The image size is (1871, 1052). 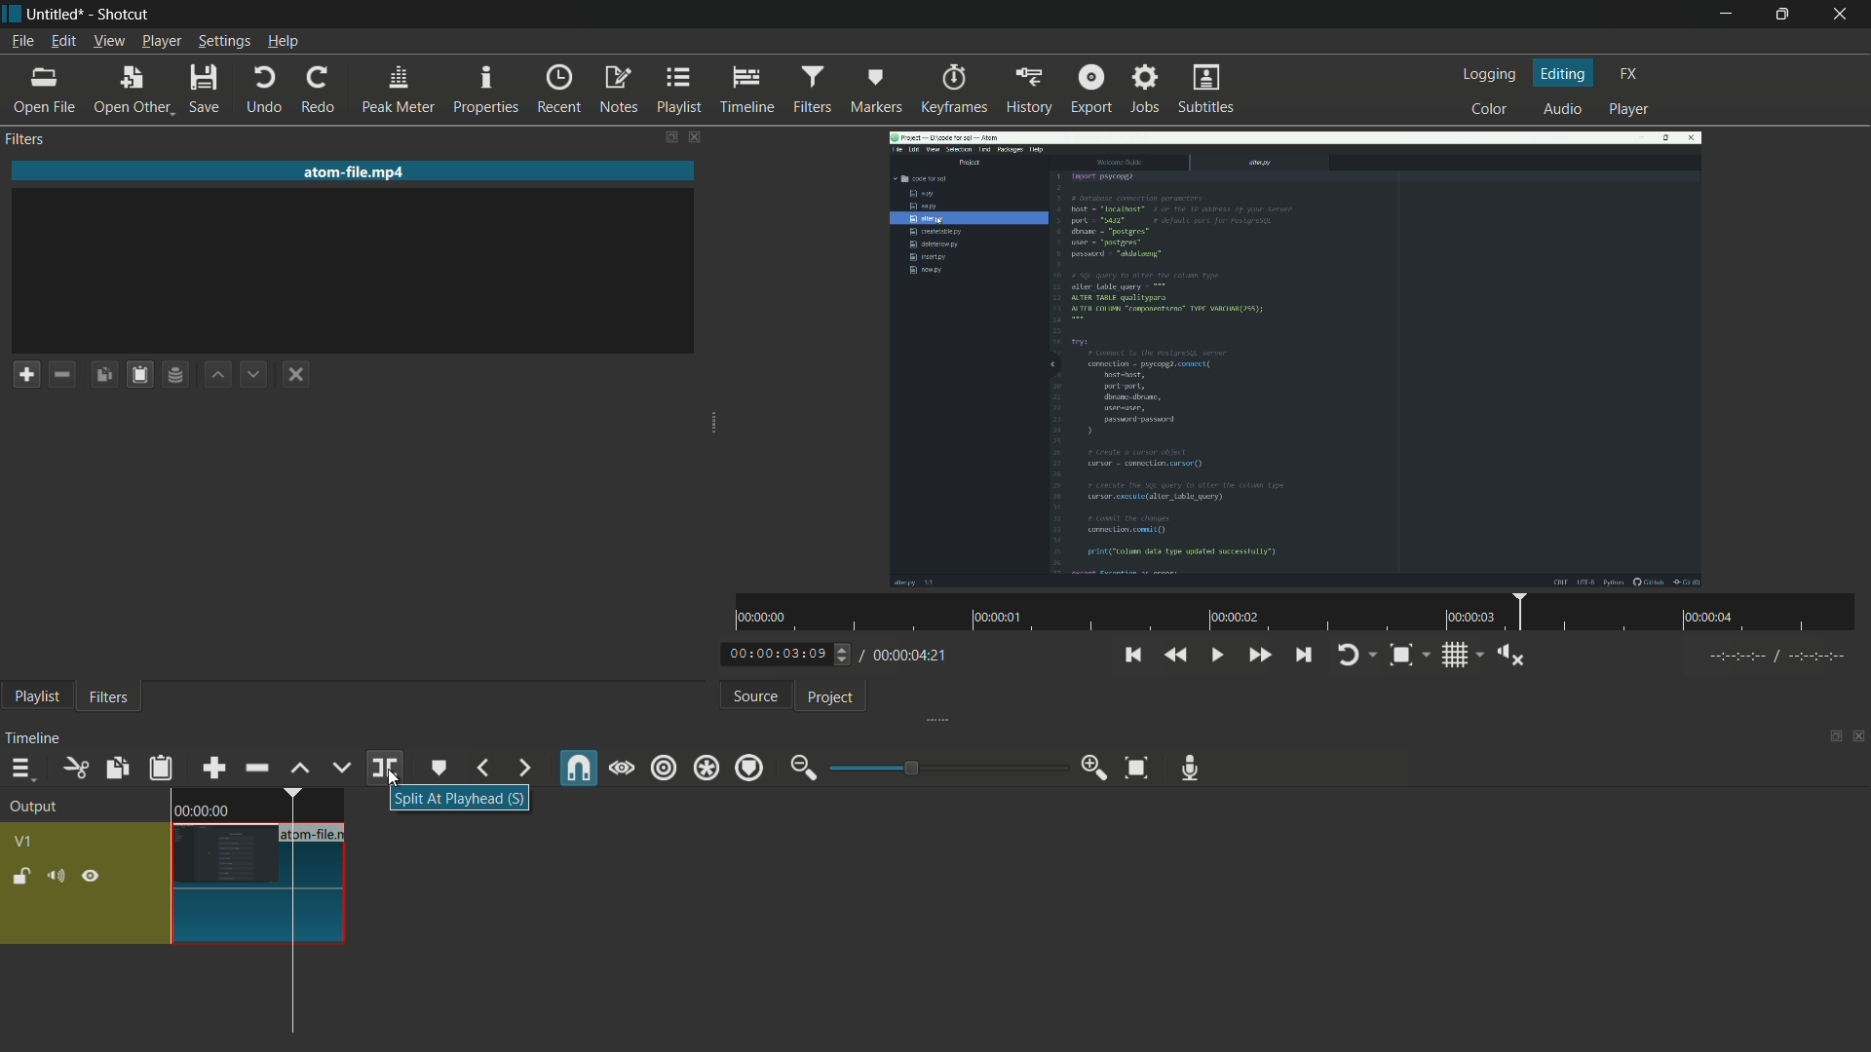 What do you see at coordinates (750, 768) in the screenshot?
I see `ripple markers` at bounding box center [750, 768].